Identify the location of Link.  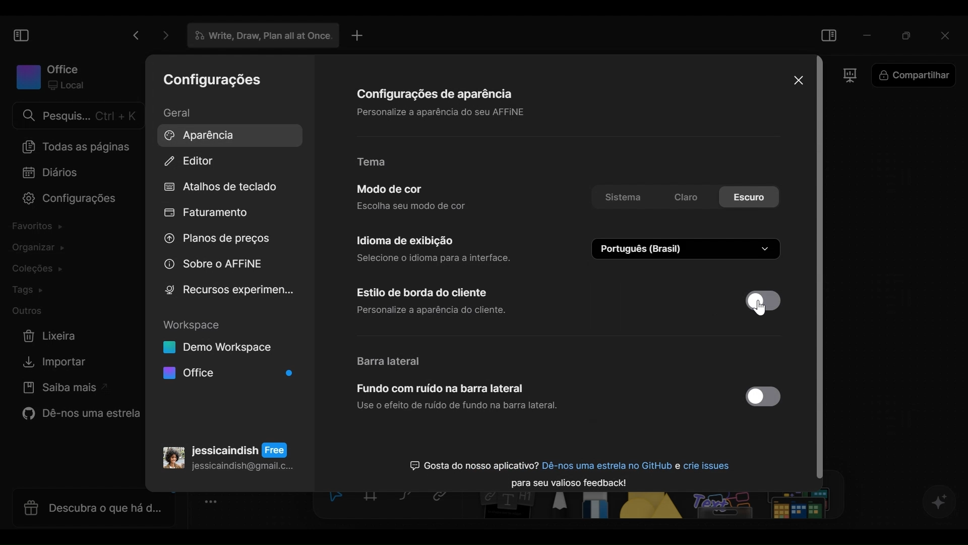
(444, 498).